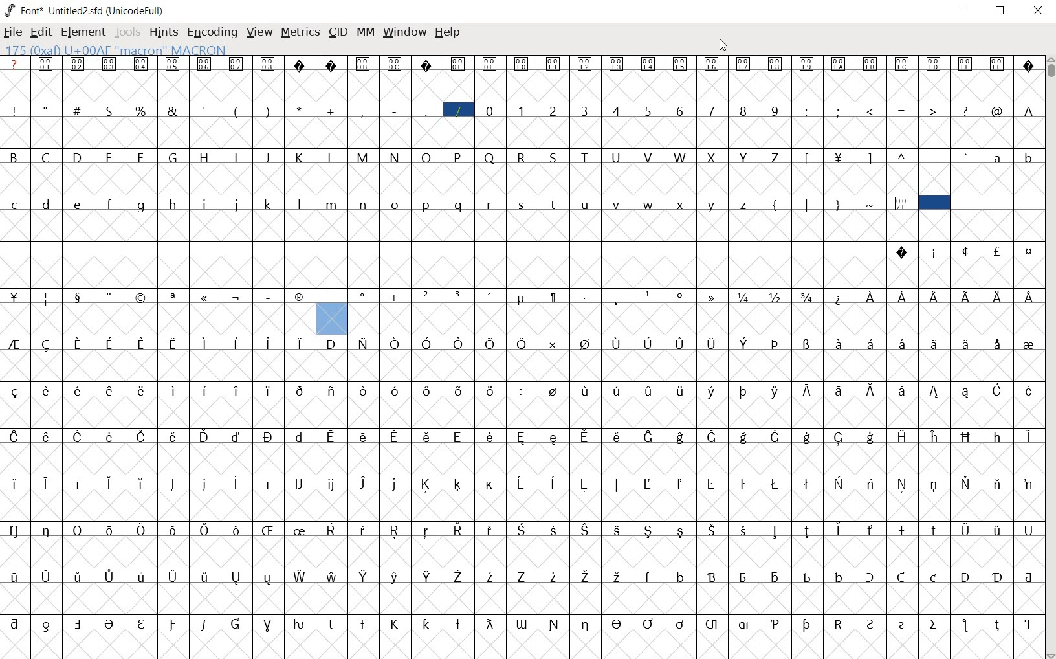 The height and width of the screenshot is (659, 1056). What do you see at coordinates (1027, 574) in the screenshot?
I see `Symbol` at bounding box center [1027, 574].